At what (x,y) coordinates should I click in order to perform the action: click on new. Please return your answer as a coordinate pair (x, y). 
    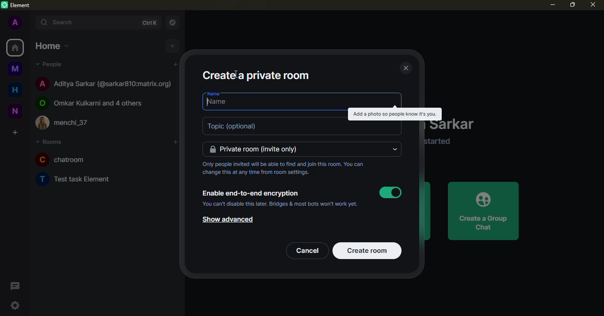
    Looking at the image, I should click on (15, 111).